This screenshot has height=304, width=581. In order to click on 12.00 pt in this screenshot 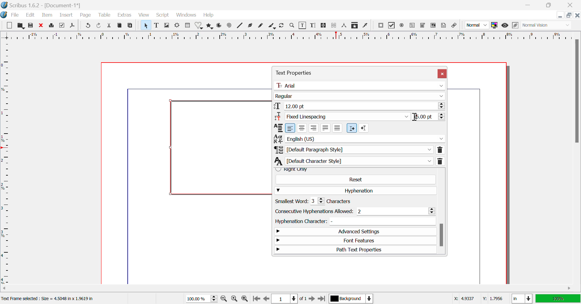, I will do `click(360, 106)`.